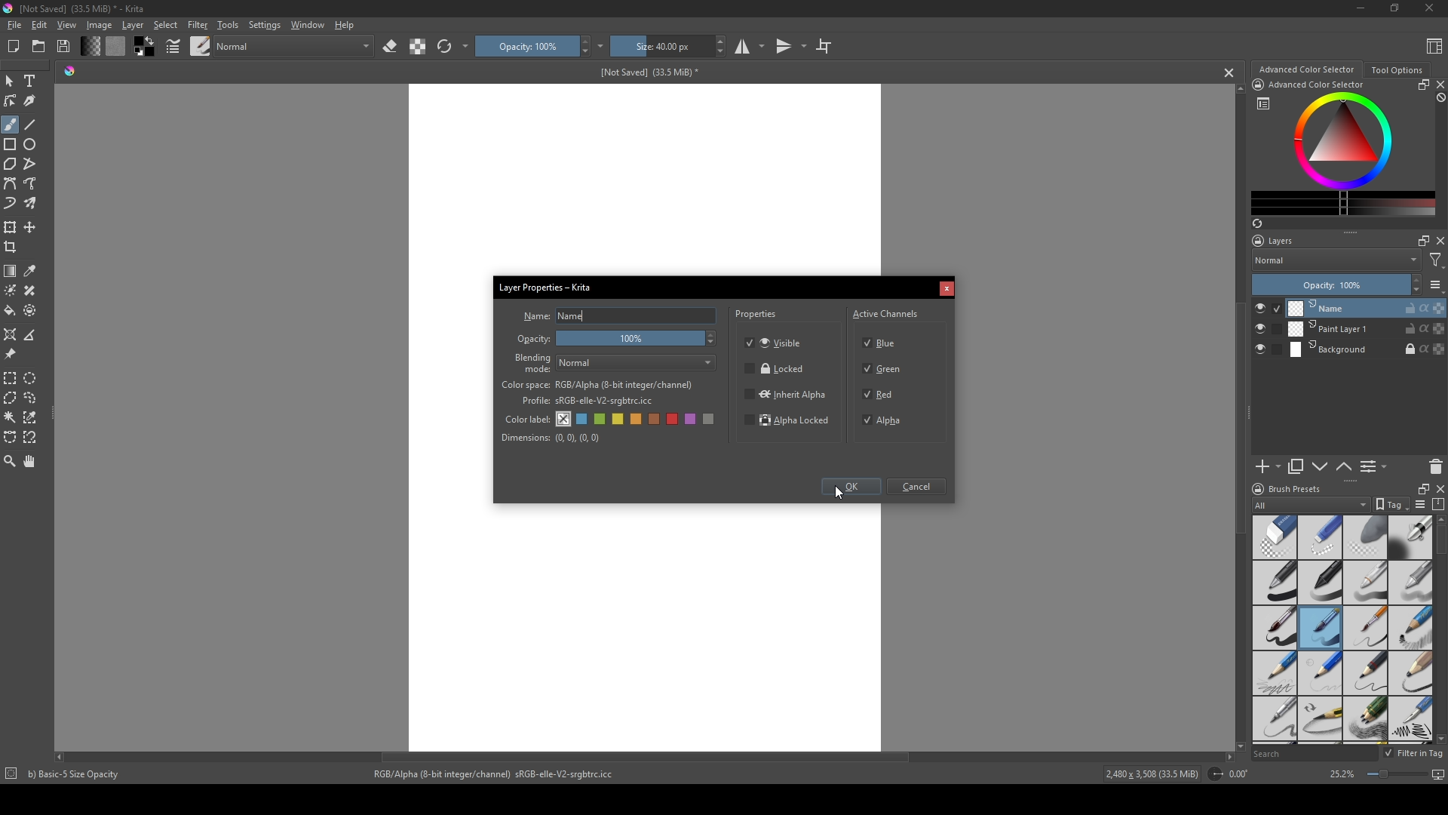 The height and width of the screenshot is (815, 1448). I want to click on Edit, so click(38, 25).